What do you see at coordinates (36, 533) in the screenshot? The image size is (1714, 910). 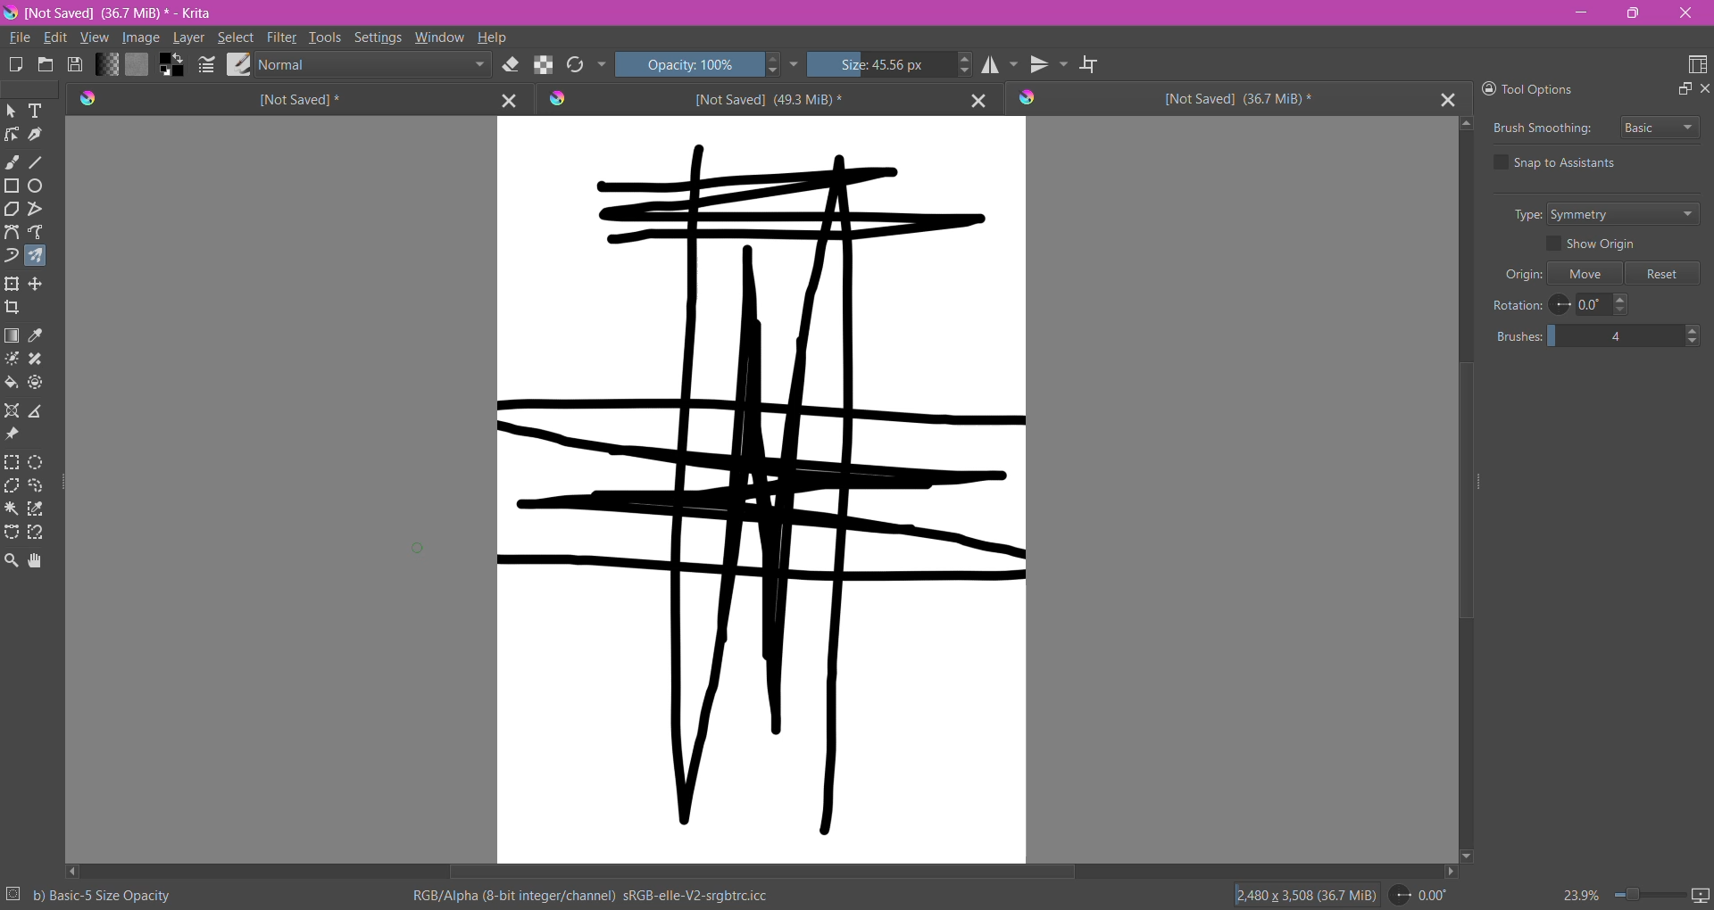 I see `Magnetic Curve Selection Tool` at bounding box center [36, 533].